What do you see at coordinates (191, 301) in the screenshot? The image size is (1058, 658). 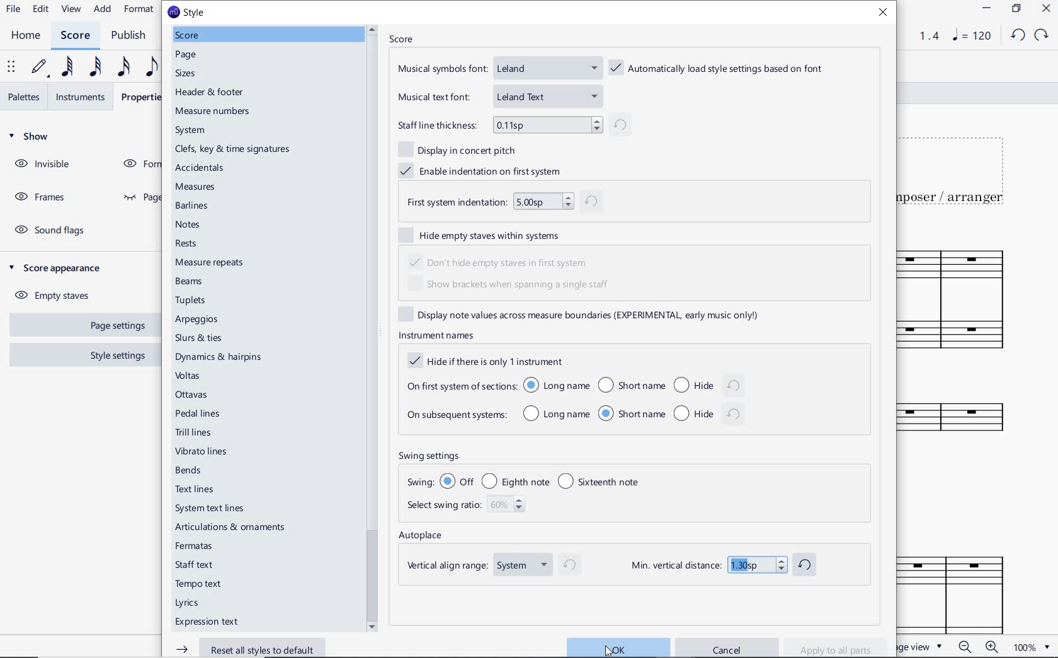 I see `tuplets` at bounding box center [191, 301].